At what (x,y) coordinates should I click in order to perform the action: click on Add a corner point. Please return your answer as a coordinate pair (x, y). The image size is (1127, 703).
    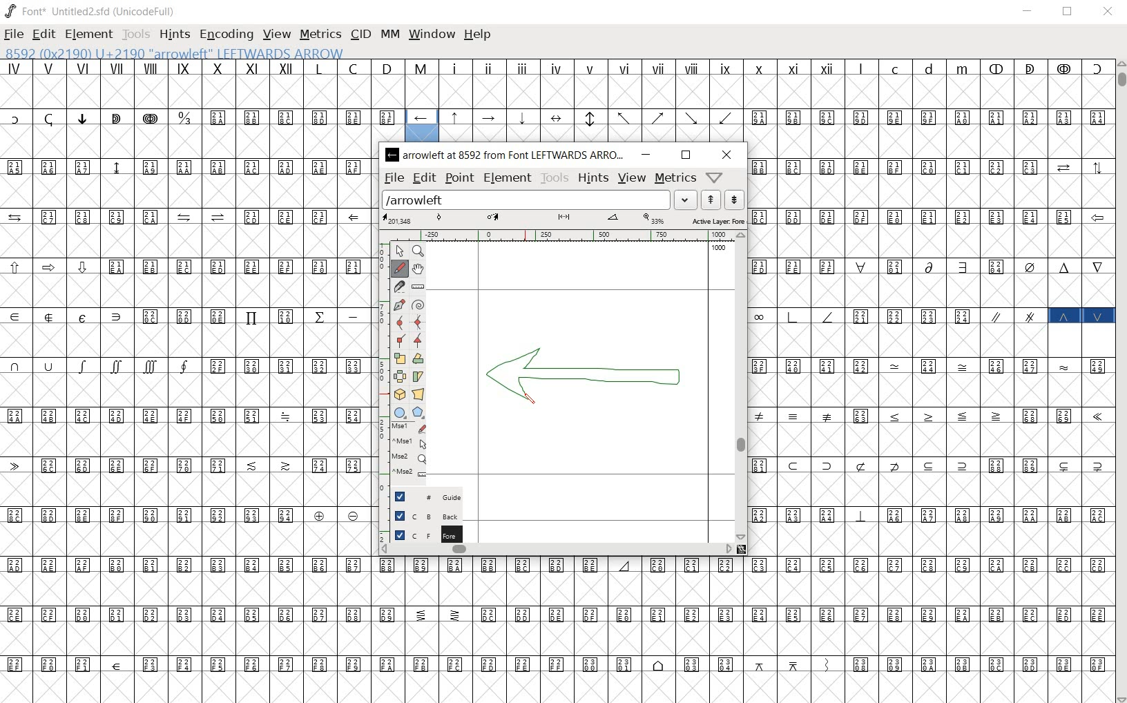
    Looking at the image, I should click on (398, 341).